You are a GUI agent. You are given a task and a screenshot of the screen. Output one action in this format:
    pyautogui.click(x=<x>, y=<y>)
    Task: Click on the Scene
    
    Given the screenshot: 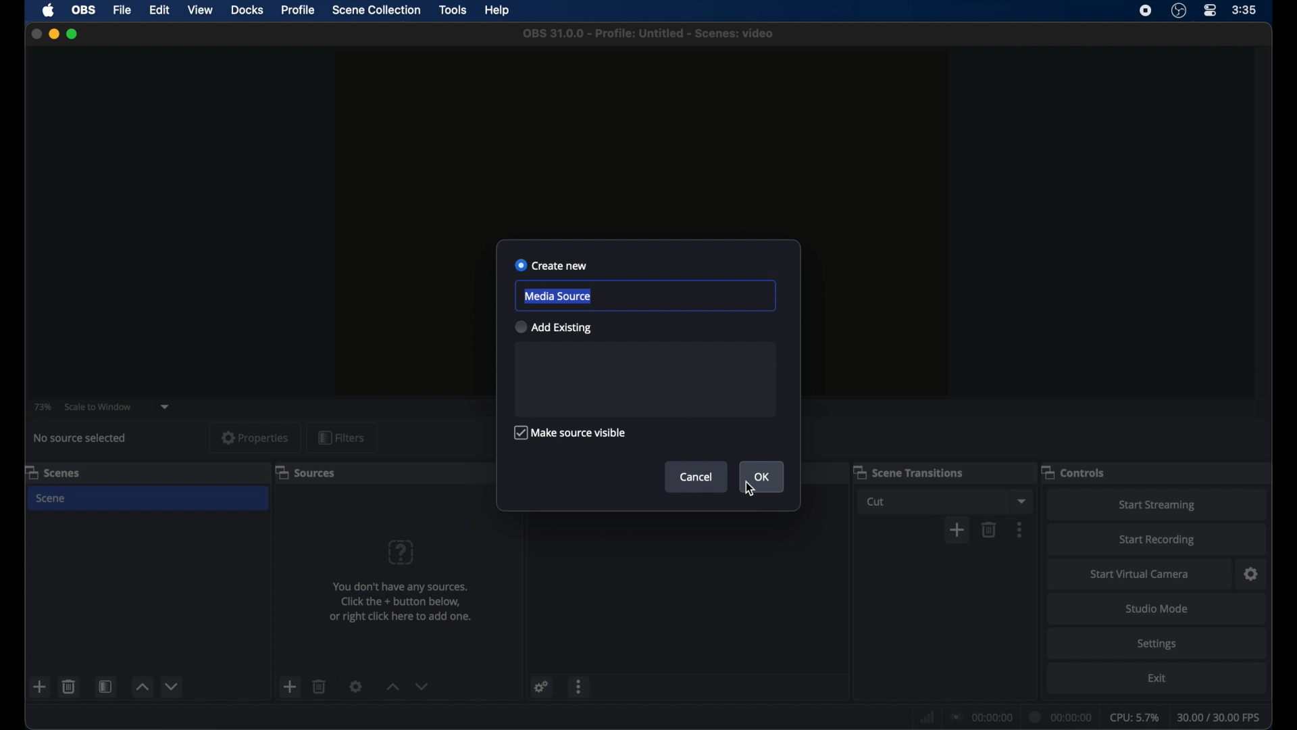 What is the action you would take?
    pyautogui.click(x=52, y=498)
    